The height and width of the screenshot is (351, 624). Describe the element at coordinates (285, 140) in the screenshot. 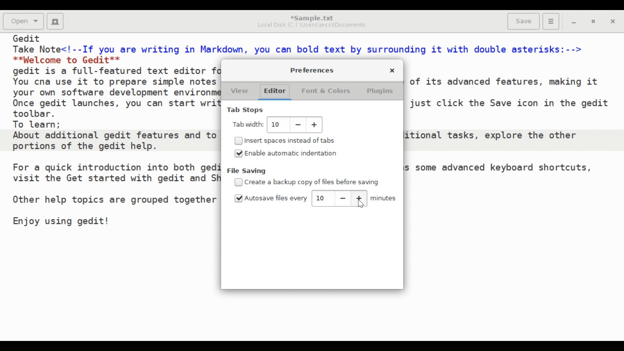

I see `(un)select Insert Spaces instead of tabs` at that location.